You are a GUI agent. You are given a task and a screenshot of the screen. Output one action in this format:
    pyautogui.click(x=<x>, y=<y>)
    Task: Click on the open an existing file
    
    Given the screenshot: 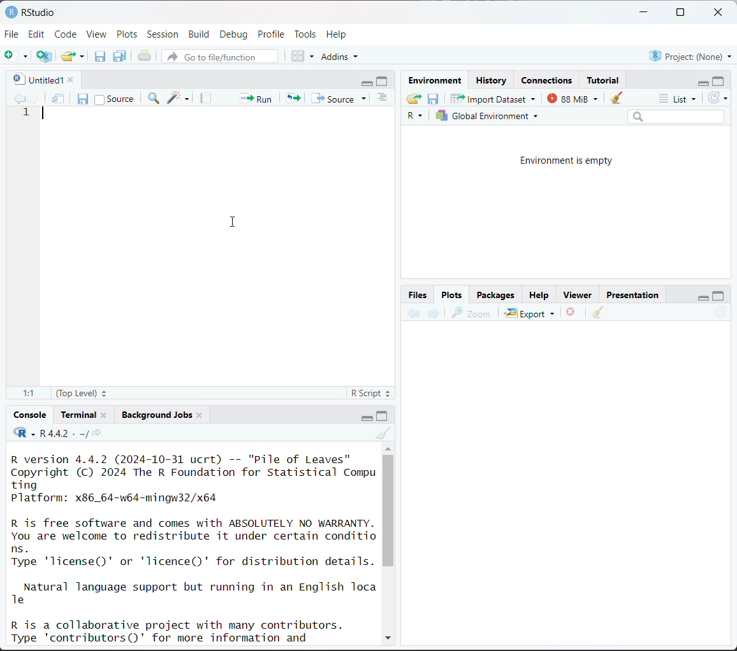 What is the action you would take?
    pyautogui.click(x=68, y=54)
    